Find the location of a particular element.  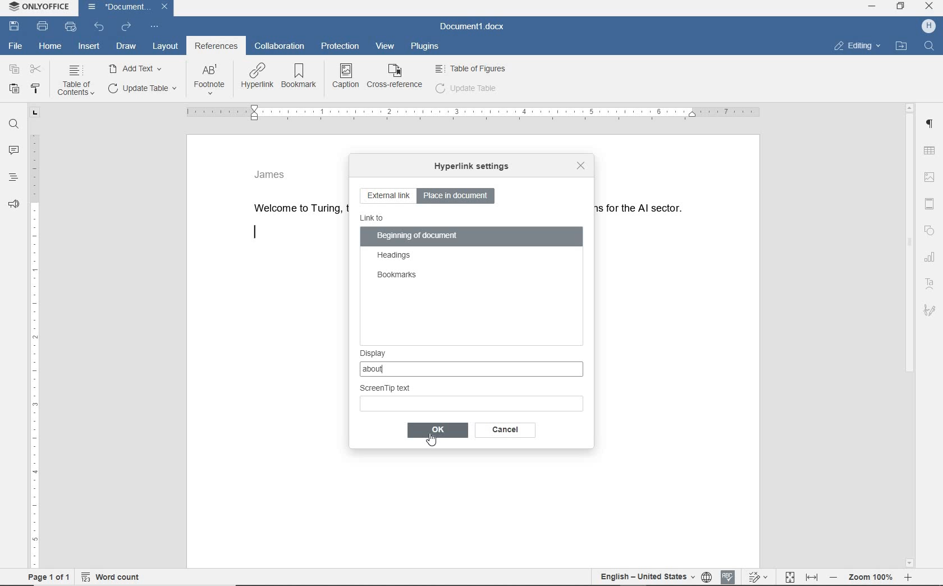

HYPERLINK is located at coordinates (258, 77).